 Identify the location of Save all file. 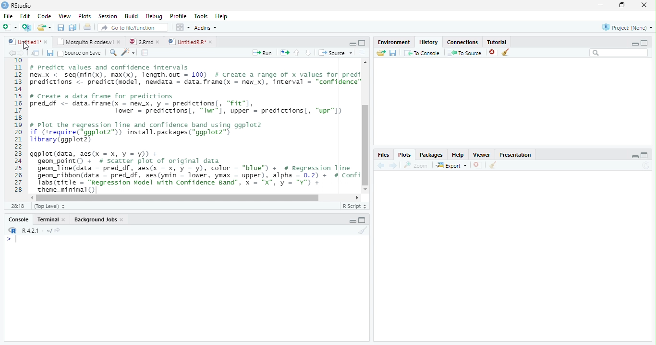
(72, 28).